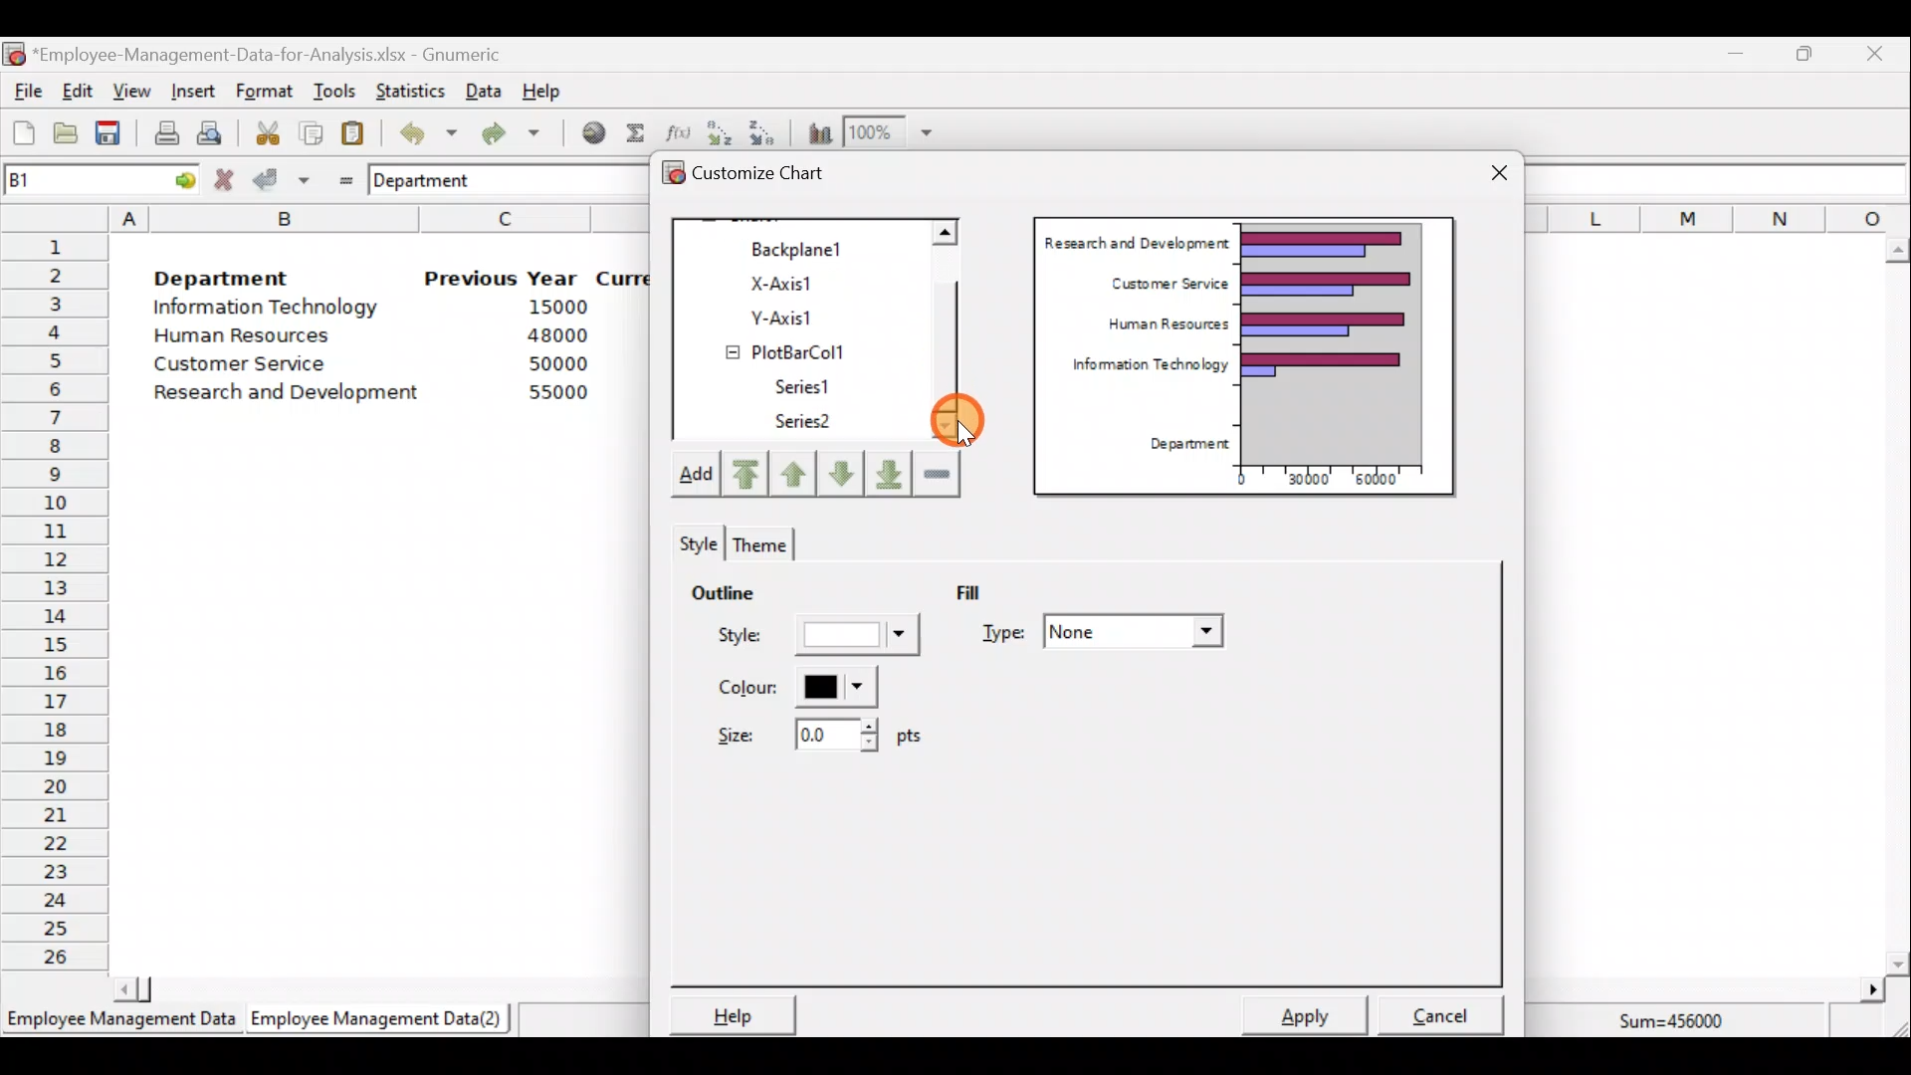 Image resolution: width=1911 pixels, height=1075 pixels. What do you see at coordinates (553, 90) in the screenshot?
I see `Help` at bounding box center [553, 90].